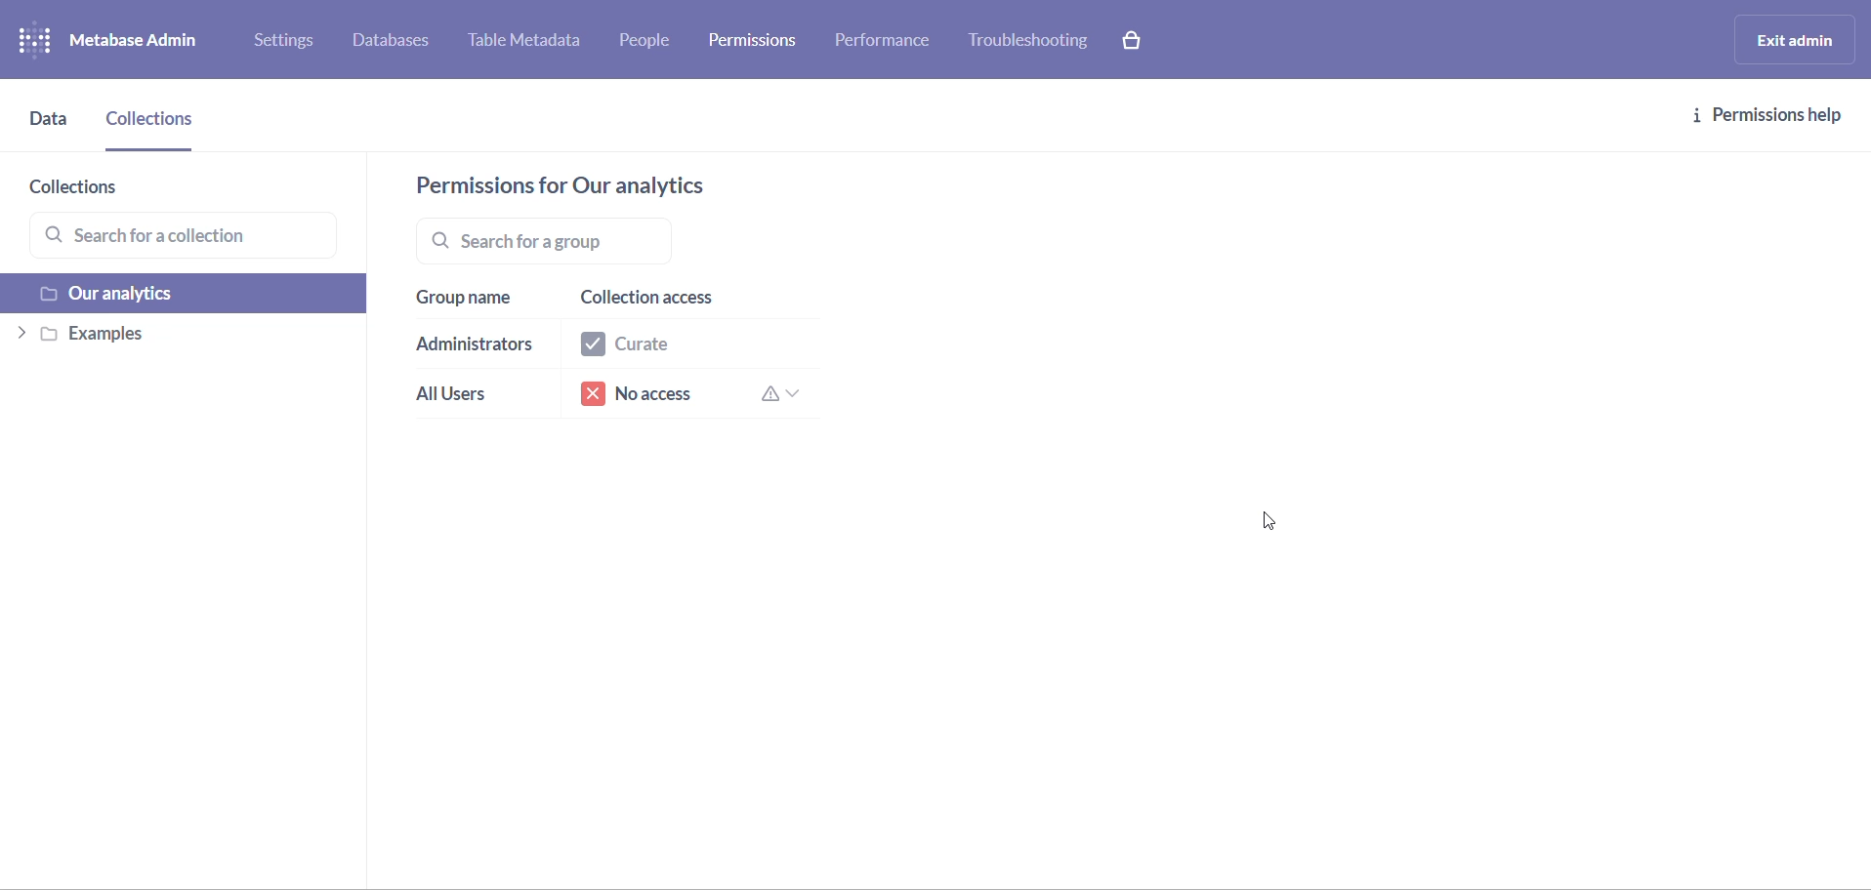 This screenshot has height=890, width=1871. I want to click on searchbar, so click(622, 240).